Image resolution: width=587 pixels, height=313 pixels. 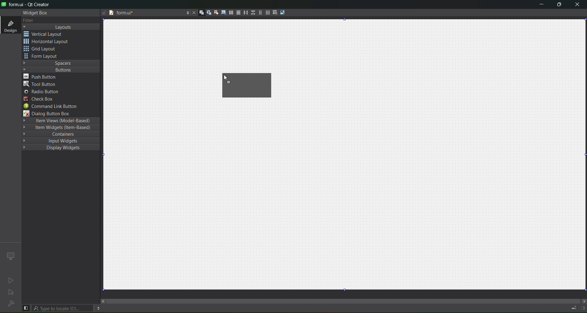 I want to click on command link button, so click(x=54, y=106).